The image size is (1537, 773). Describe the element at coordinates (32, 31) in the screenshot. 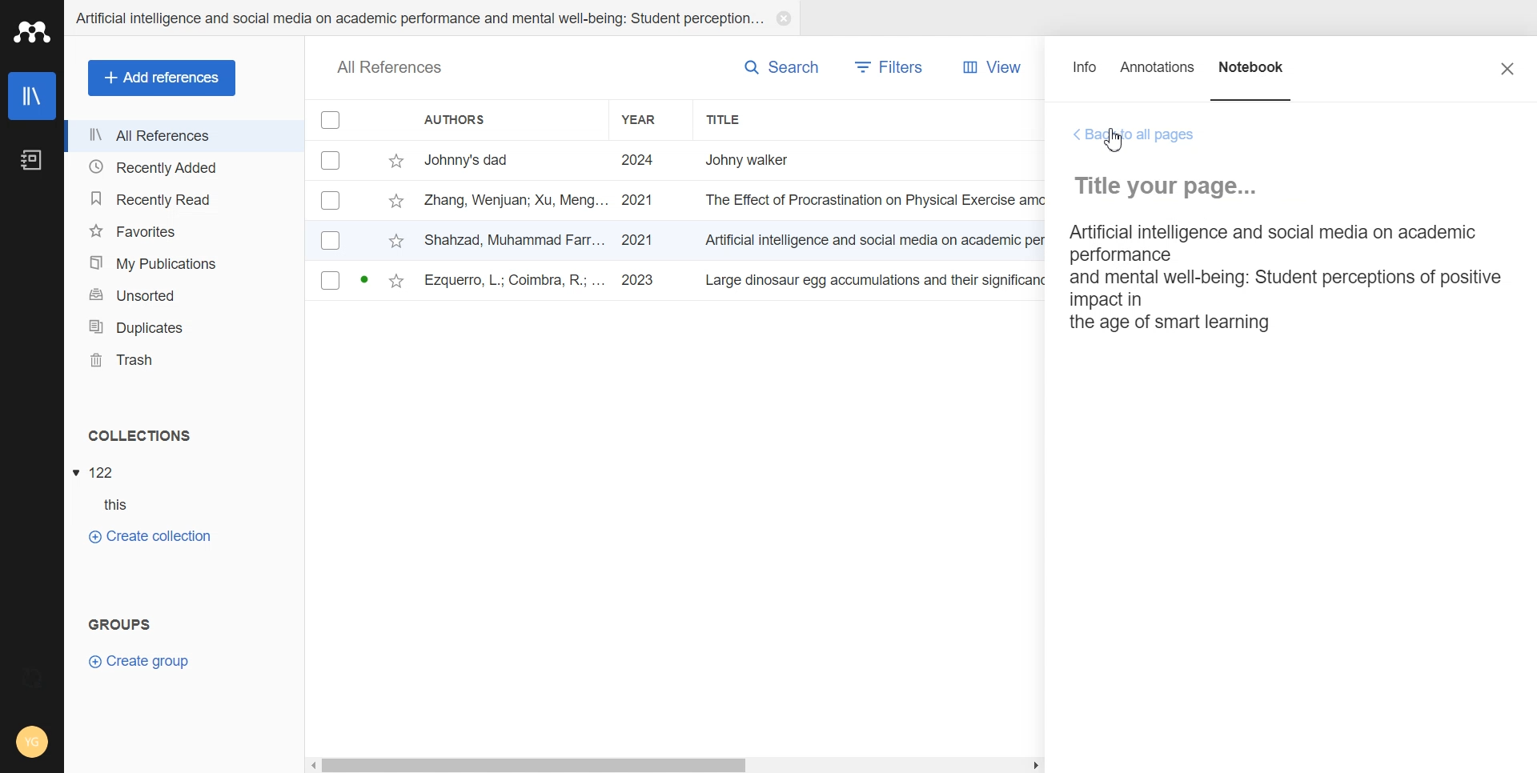

I see `Logo` at that location.